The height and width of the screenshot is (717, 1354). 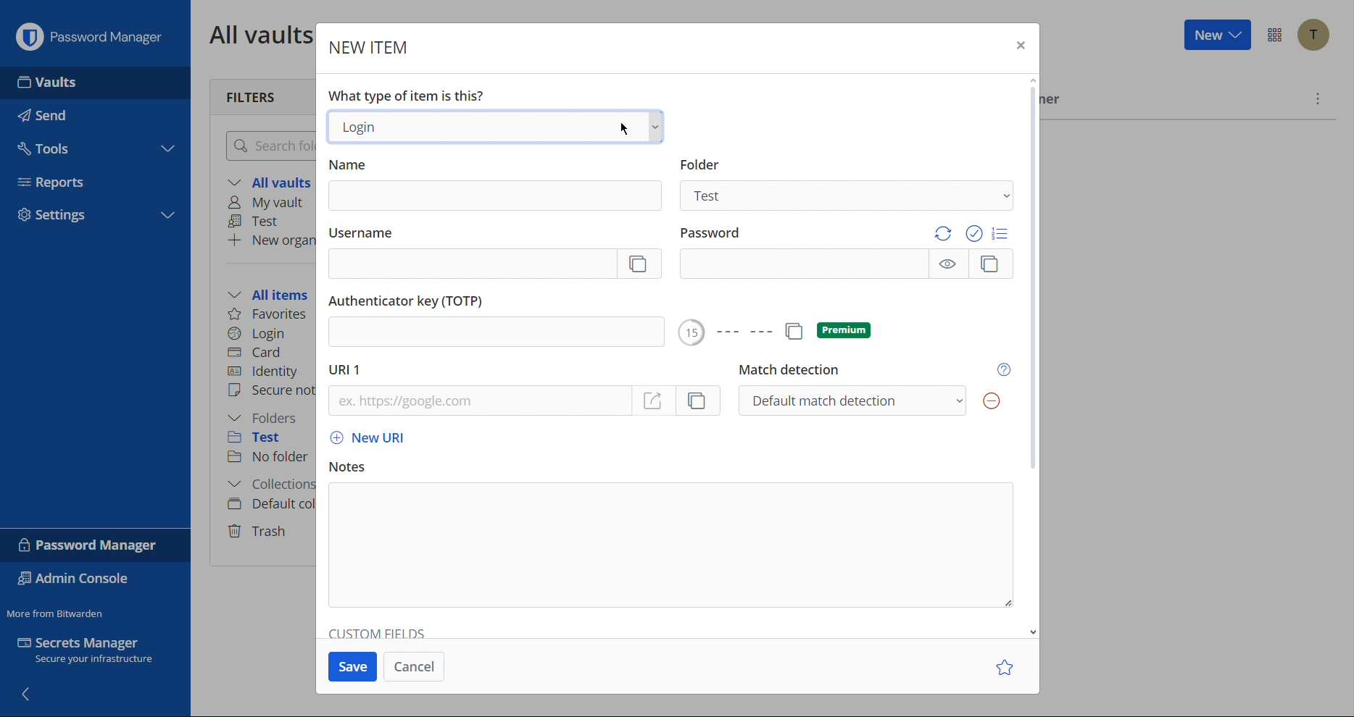 I want to click on All vaults, so click(x=257, y=33).